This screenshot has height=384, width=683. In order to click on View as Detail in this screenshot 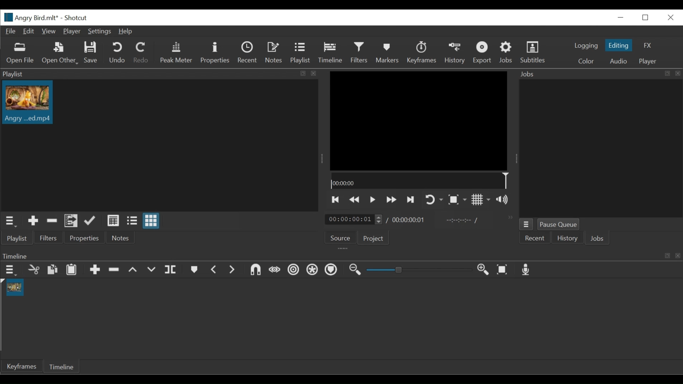, I will do `click(113, 220)`.